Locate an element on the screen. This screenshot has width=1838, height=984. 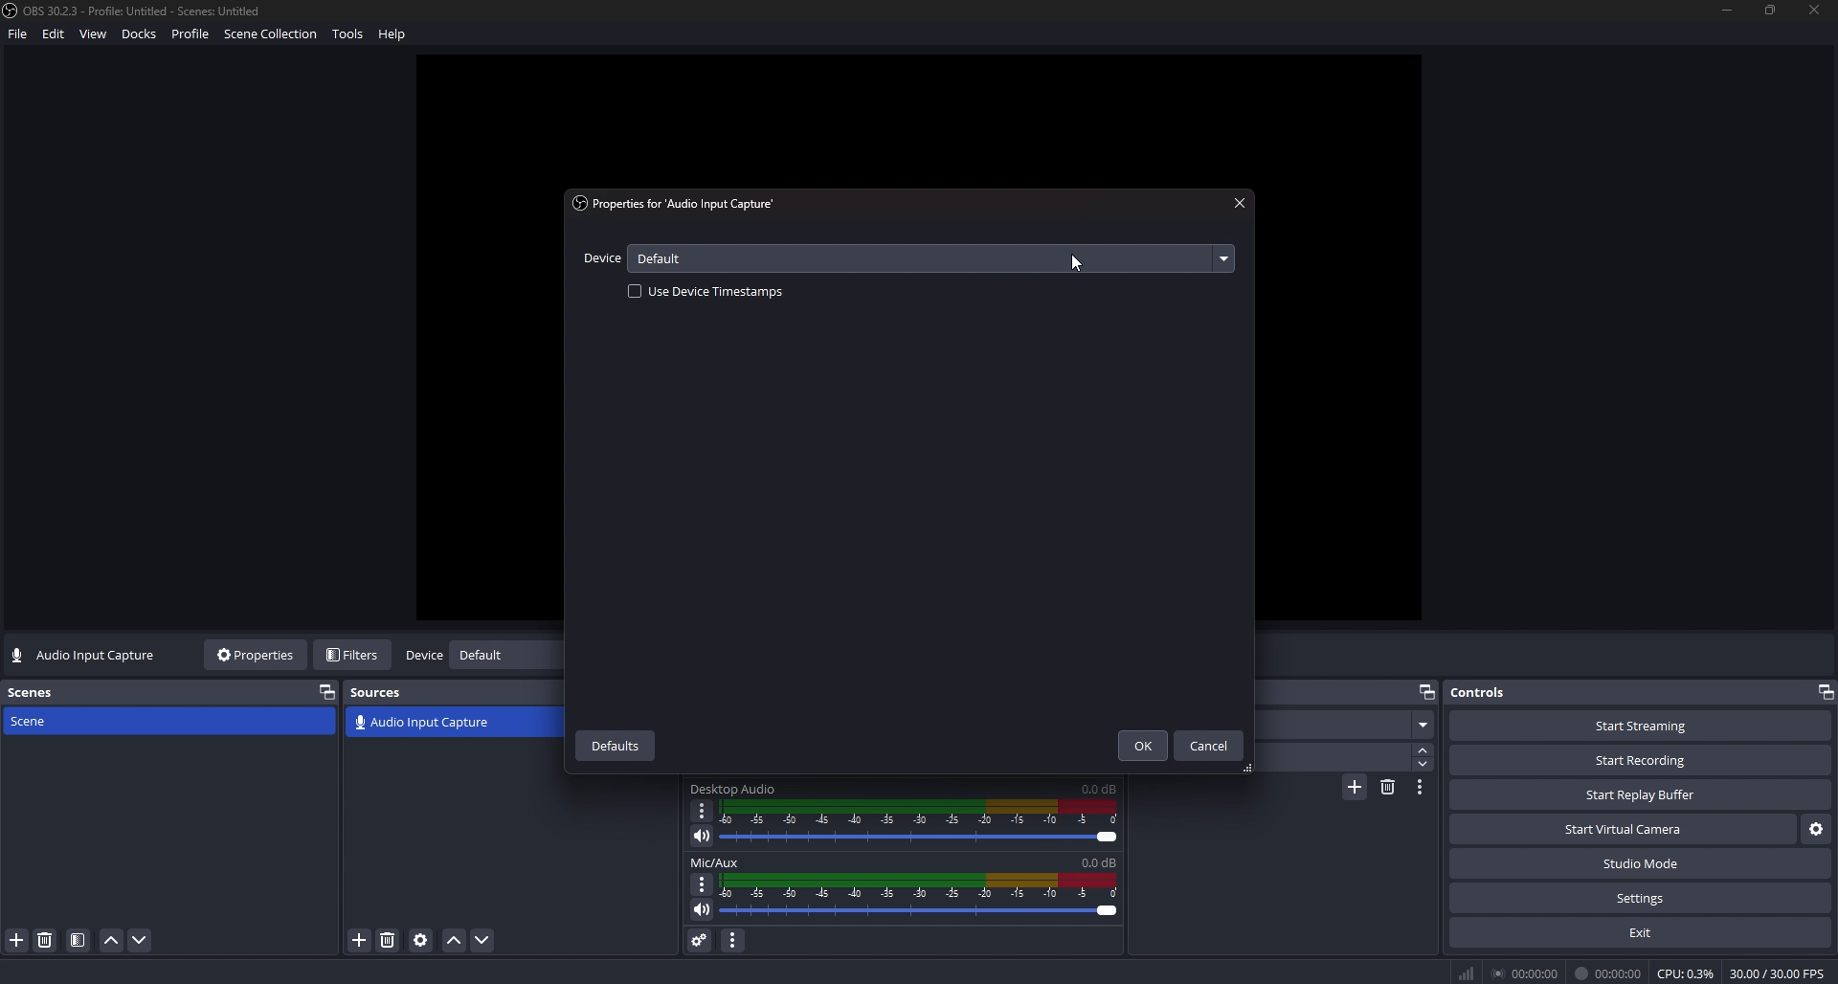
defaults is located at coordinates (616, 745).